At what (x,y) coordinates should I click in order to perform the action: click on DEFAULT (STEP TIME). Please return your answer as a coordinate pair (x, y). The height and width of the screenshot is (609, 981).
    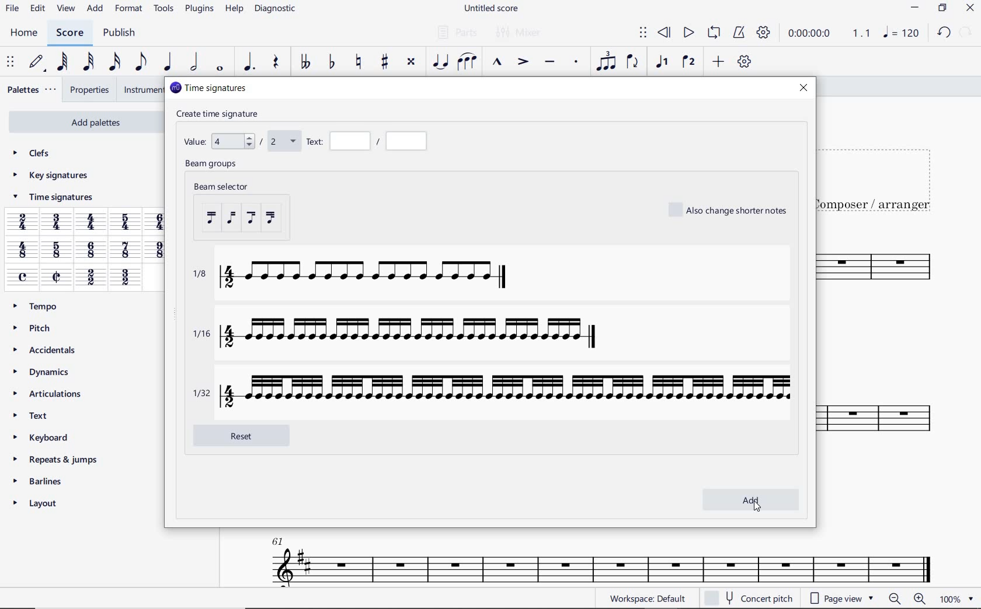
    Looking at the image, I should click on (37, 62).